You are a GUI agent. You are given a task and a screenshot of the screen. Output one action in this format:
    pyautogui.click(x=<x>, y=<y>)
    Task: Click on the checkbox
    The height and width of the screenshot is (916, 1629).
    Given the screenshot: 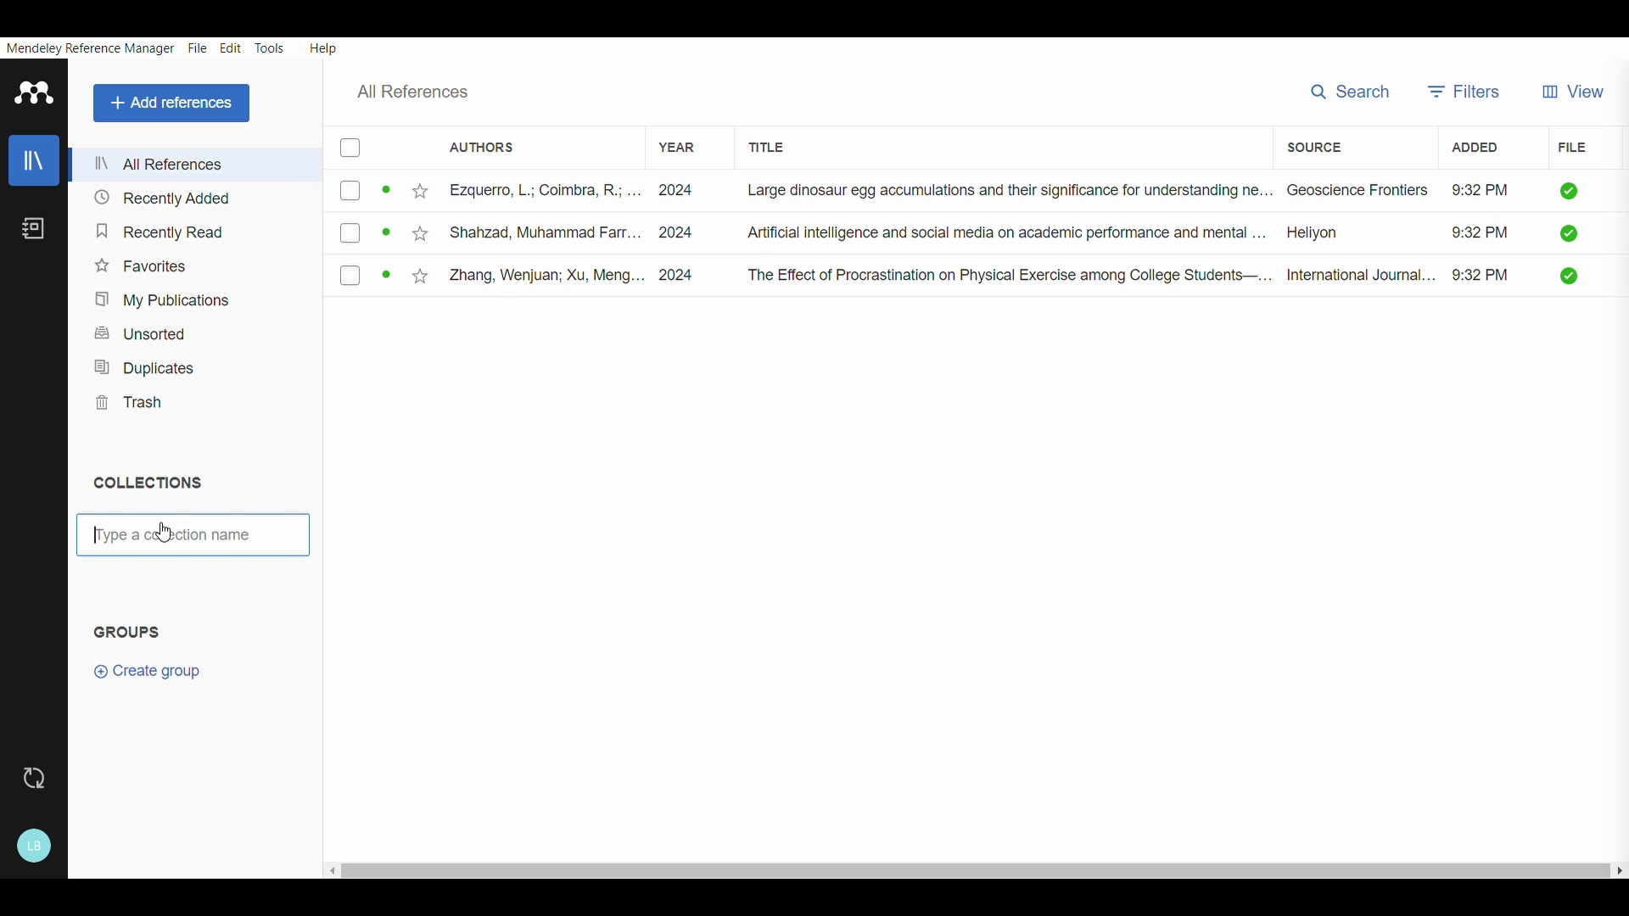 What is the action you would take?
    pyautogui.click(x=359, y=193)
    